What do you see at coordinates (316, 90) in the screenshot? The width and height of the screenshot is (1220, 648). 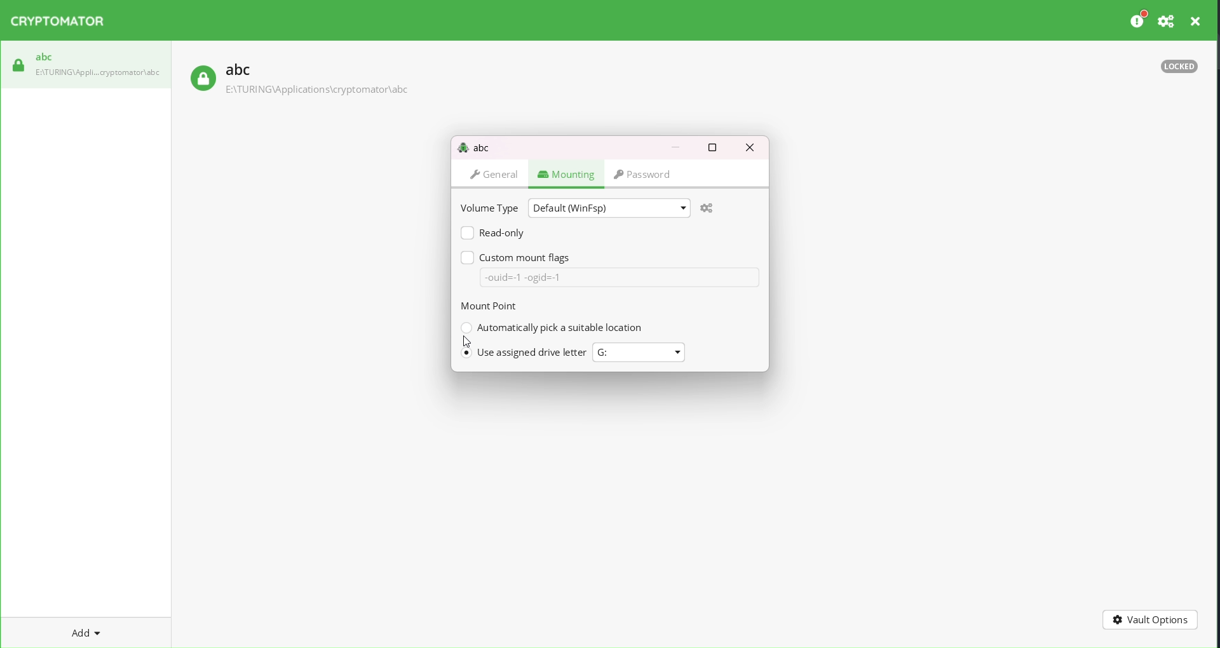 I see `path` at bounding box center [316, 90].